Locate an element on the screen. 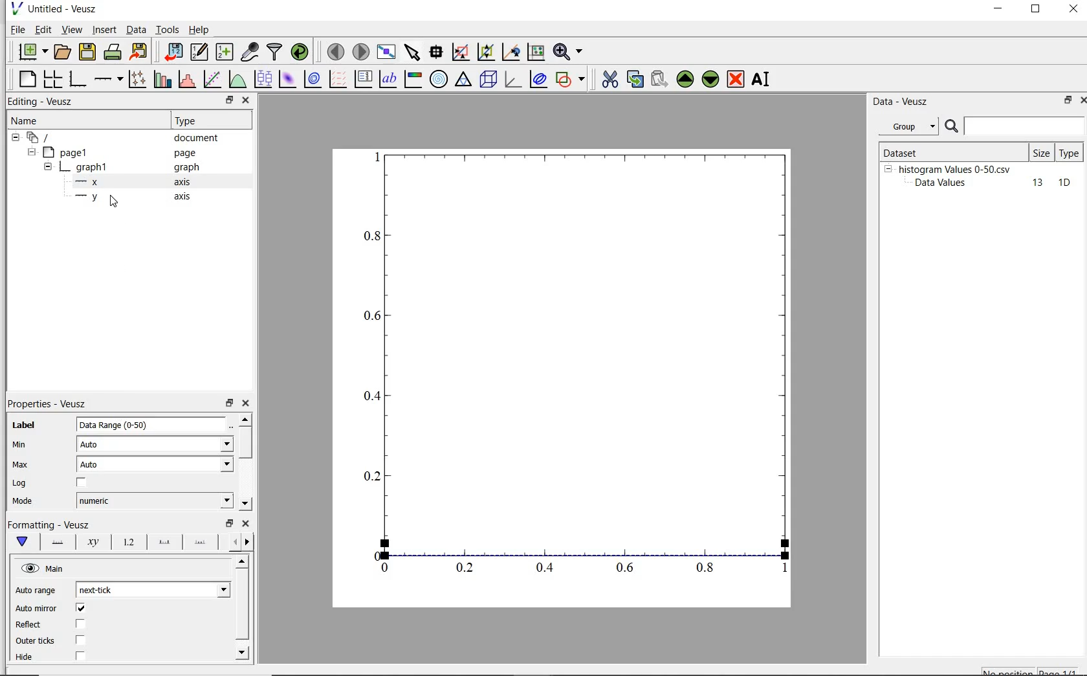 The image size is (1087, 676). move down is located at coordinates (245, 504).